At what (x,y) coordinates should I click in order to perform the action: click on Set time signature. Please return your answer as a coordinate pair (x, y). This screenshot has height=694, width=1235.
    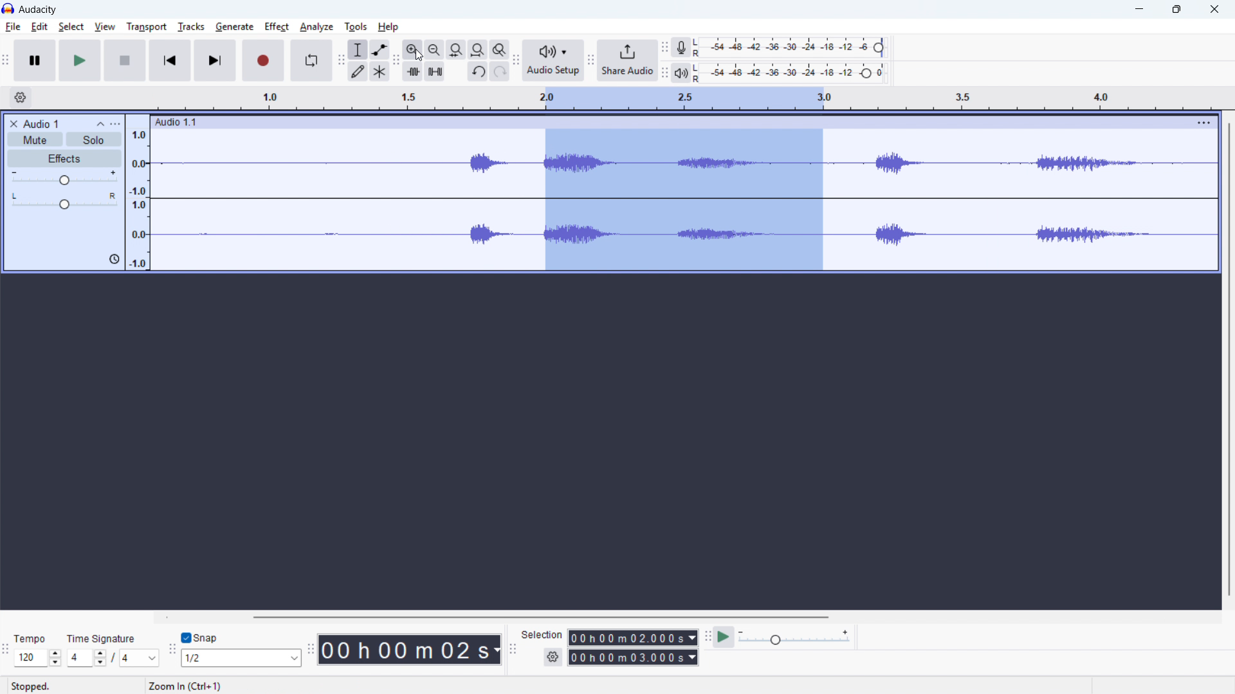
    Looking at the image, I should click on (113, 658).